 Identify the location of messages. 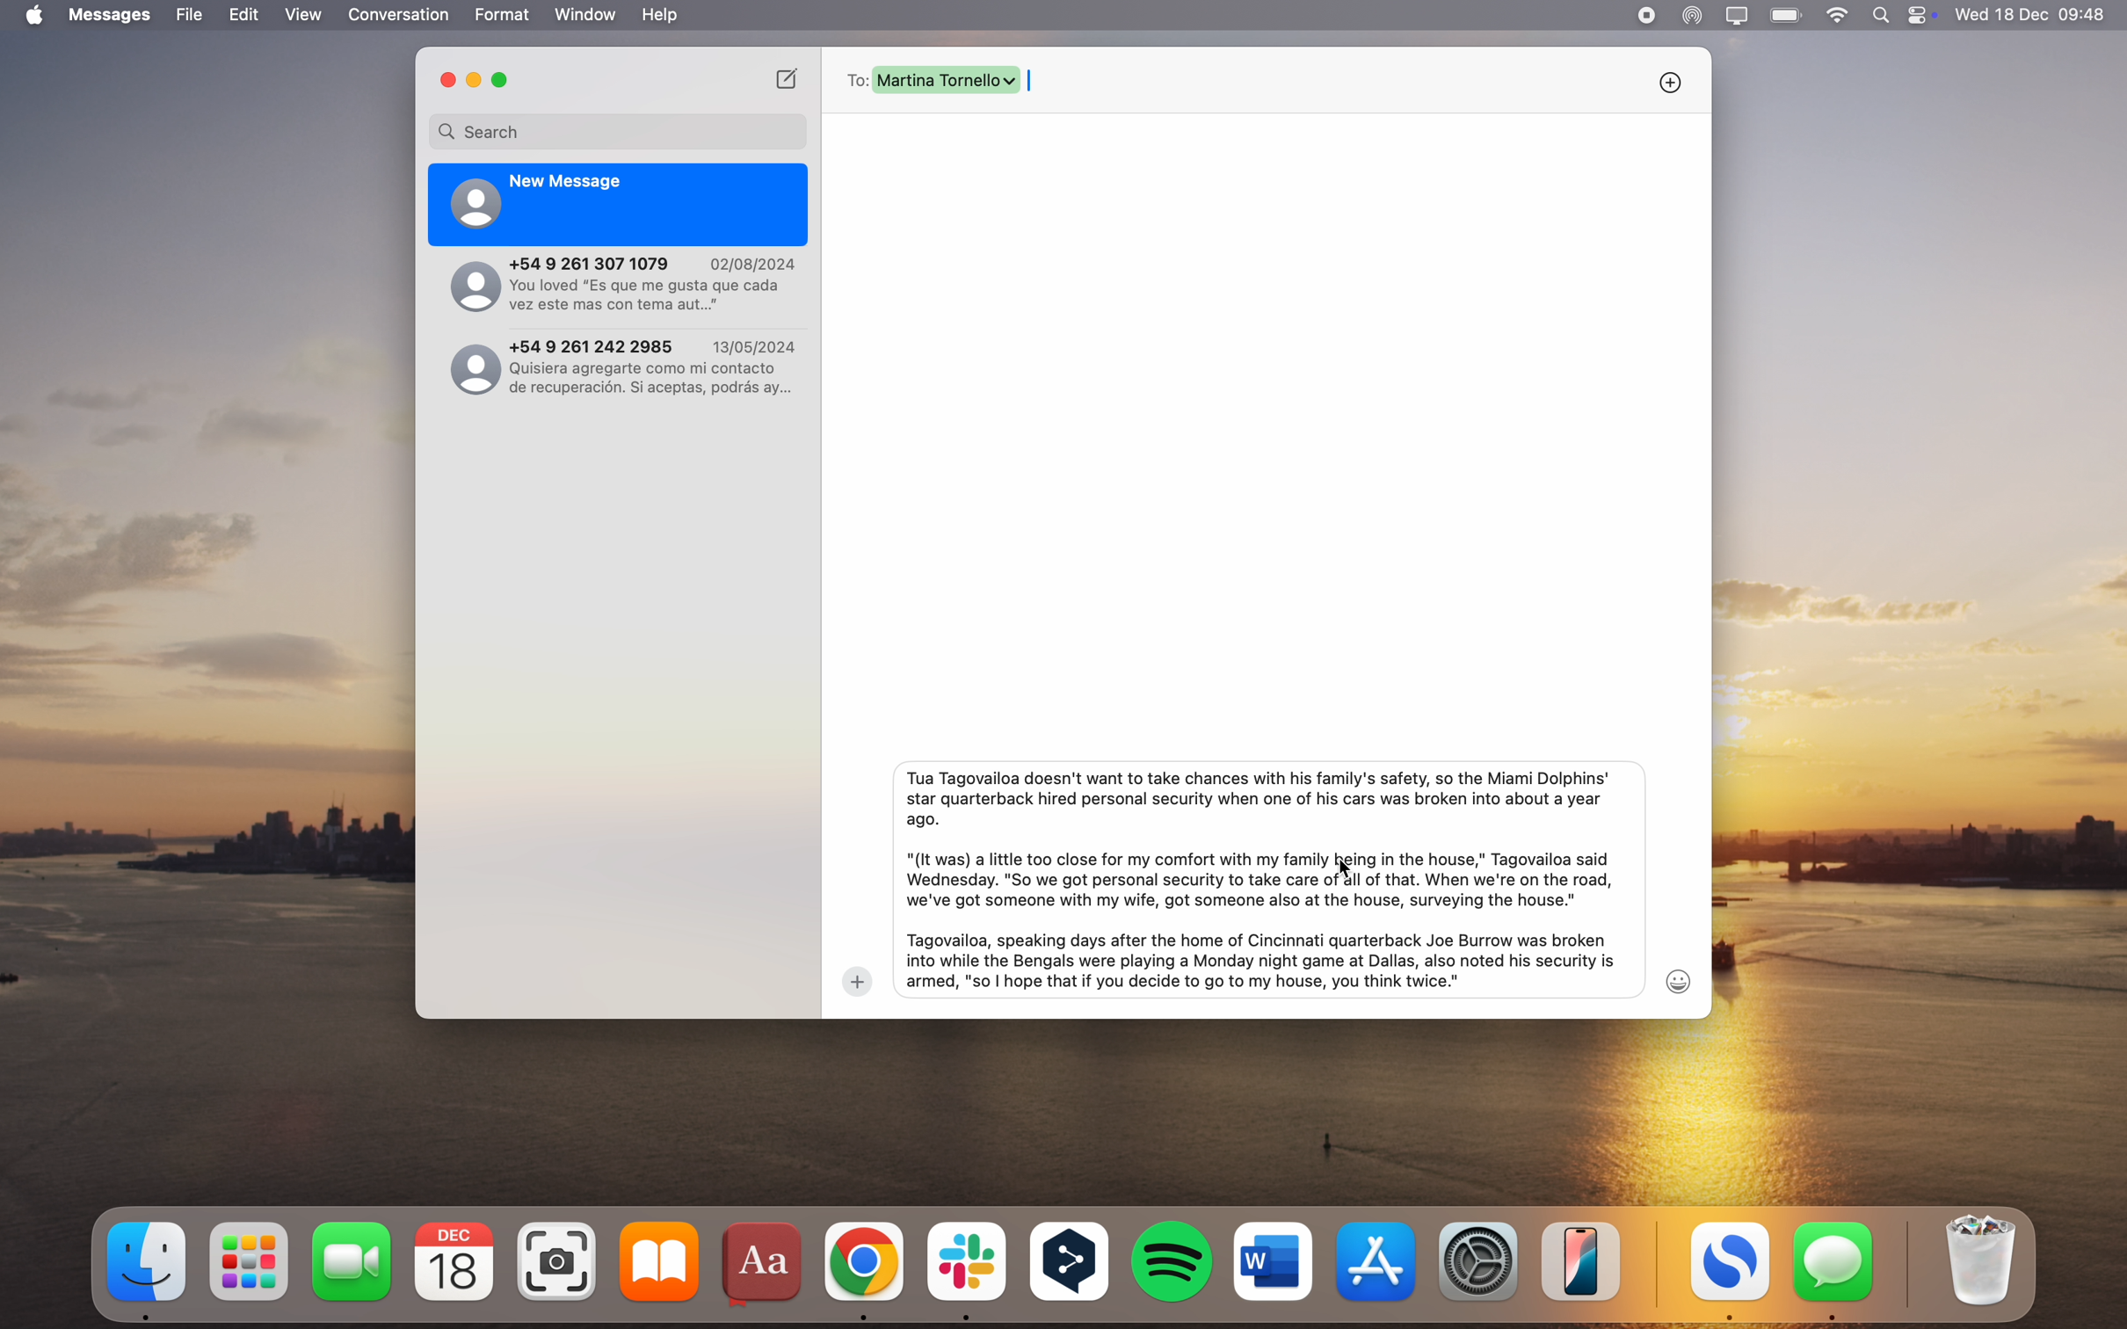
(113, 15).